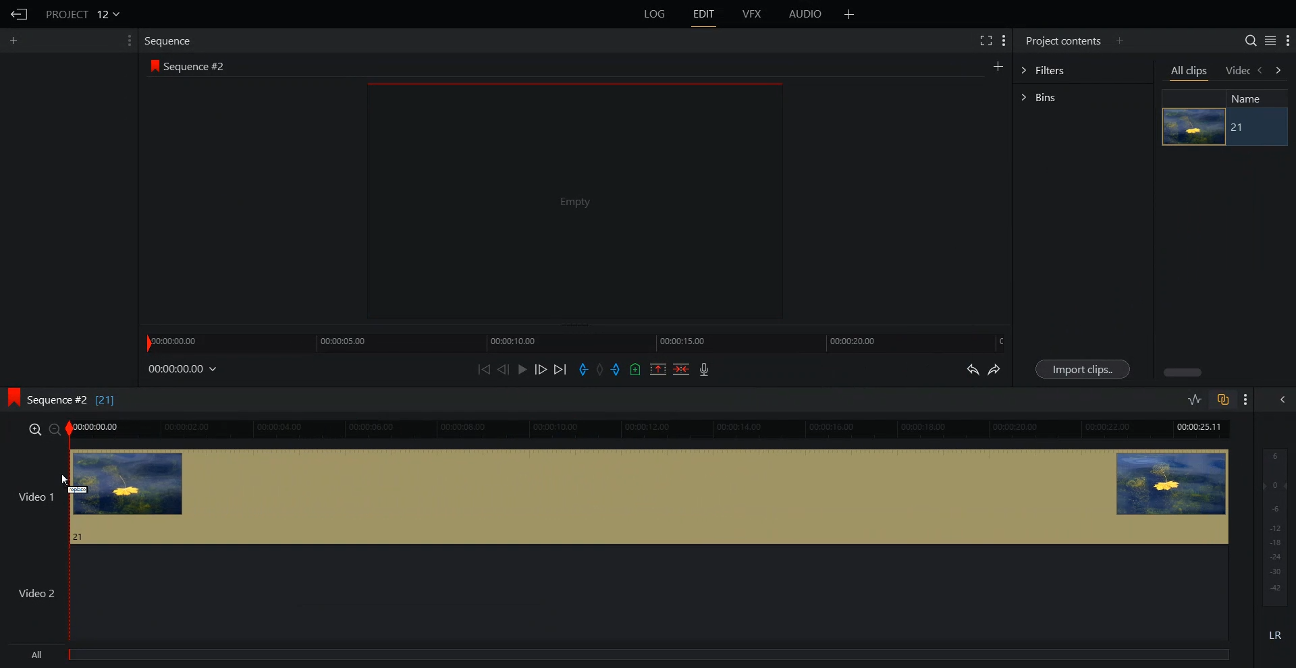  I want to click on Name, so click(1252, 98).